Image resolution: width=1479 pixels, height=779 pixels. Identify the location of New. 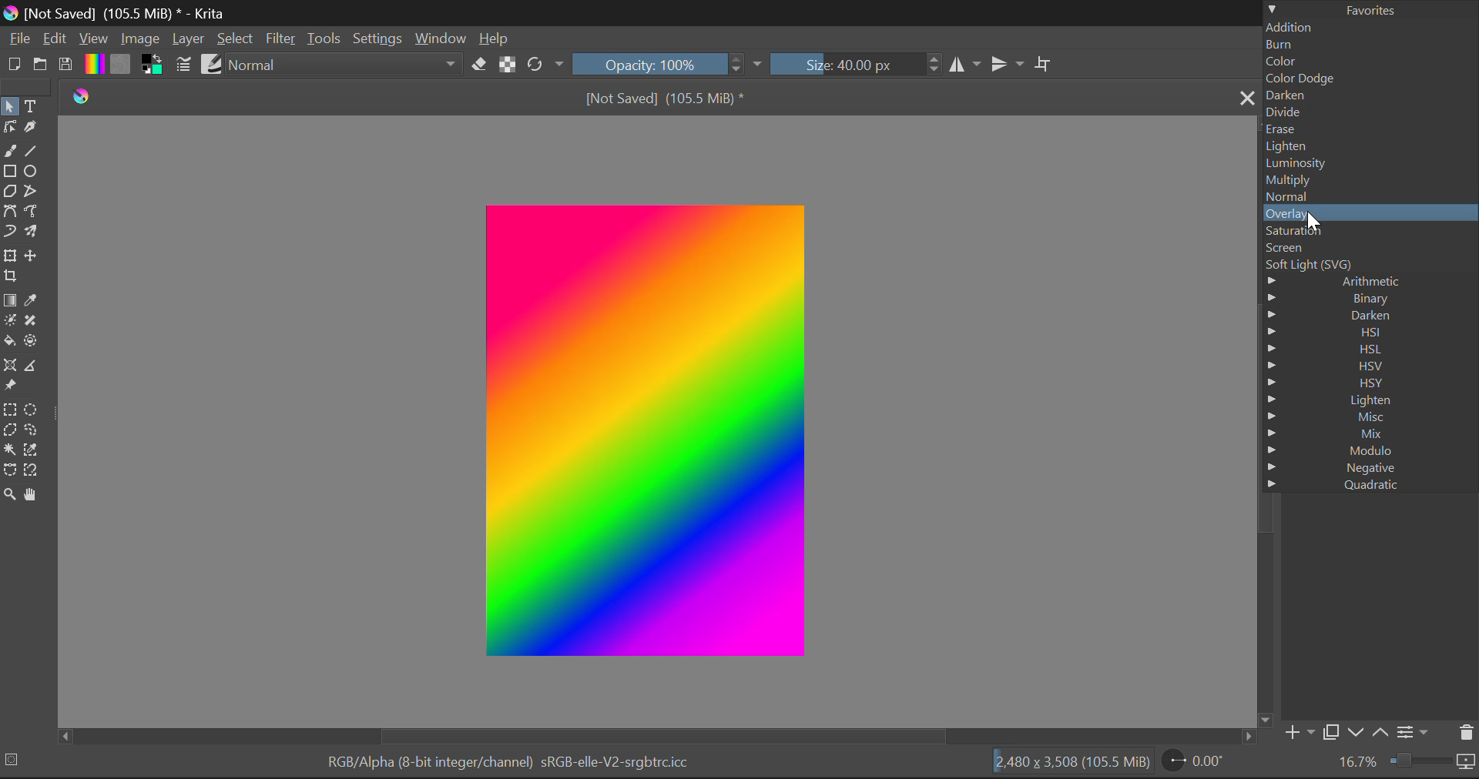
(15, 65).